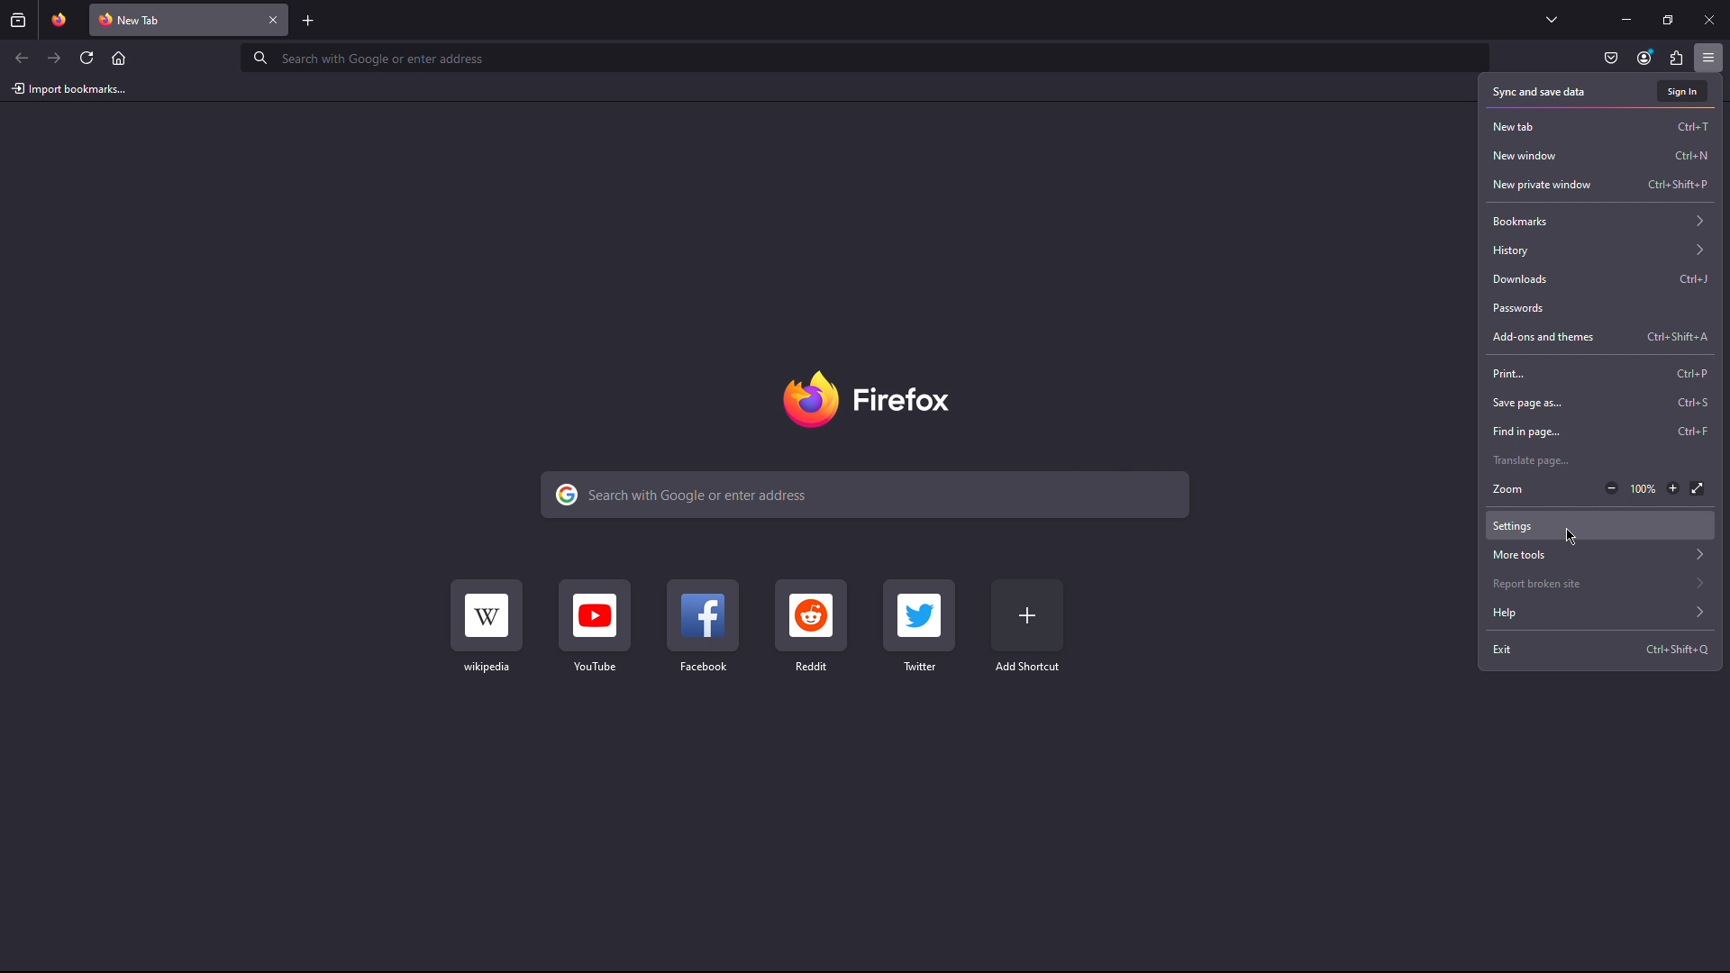 The height and width of the screenshot is (973, 1730). Describe the element at coordinates (595, 625) in the screenshot. I see `YouTube` at that location.